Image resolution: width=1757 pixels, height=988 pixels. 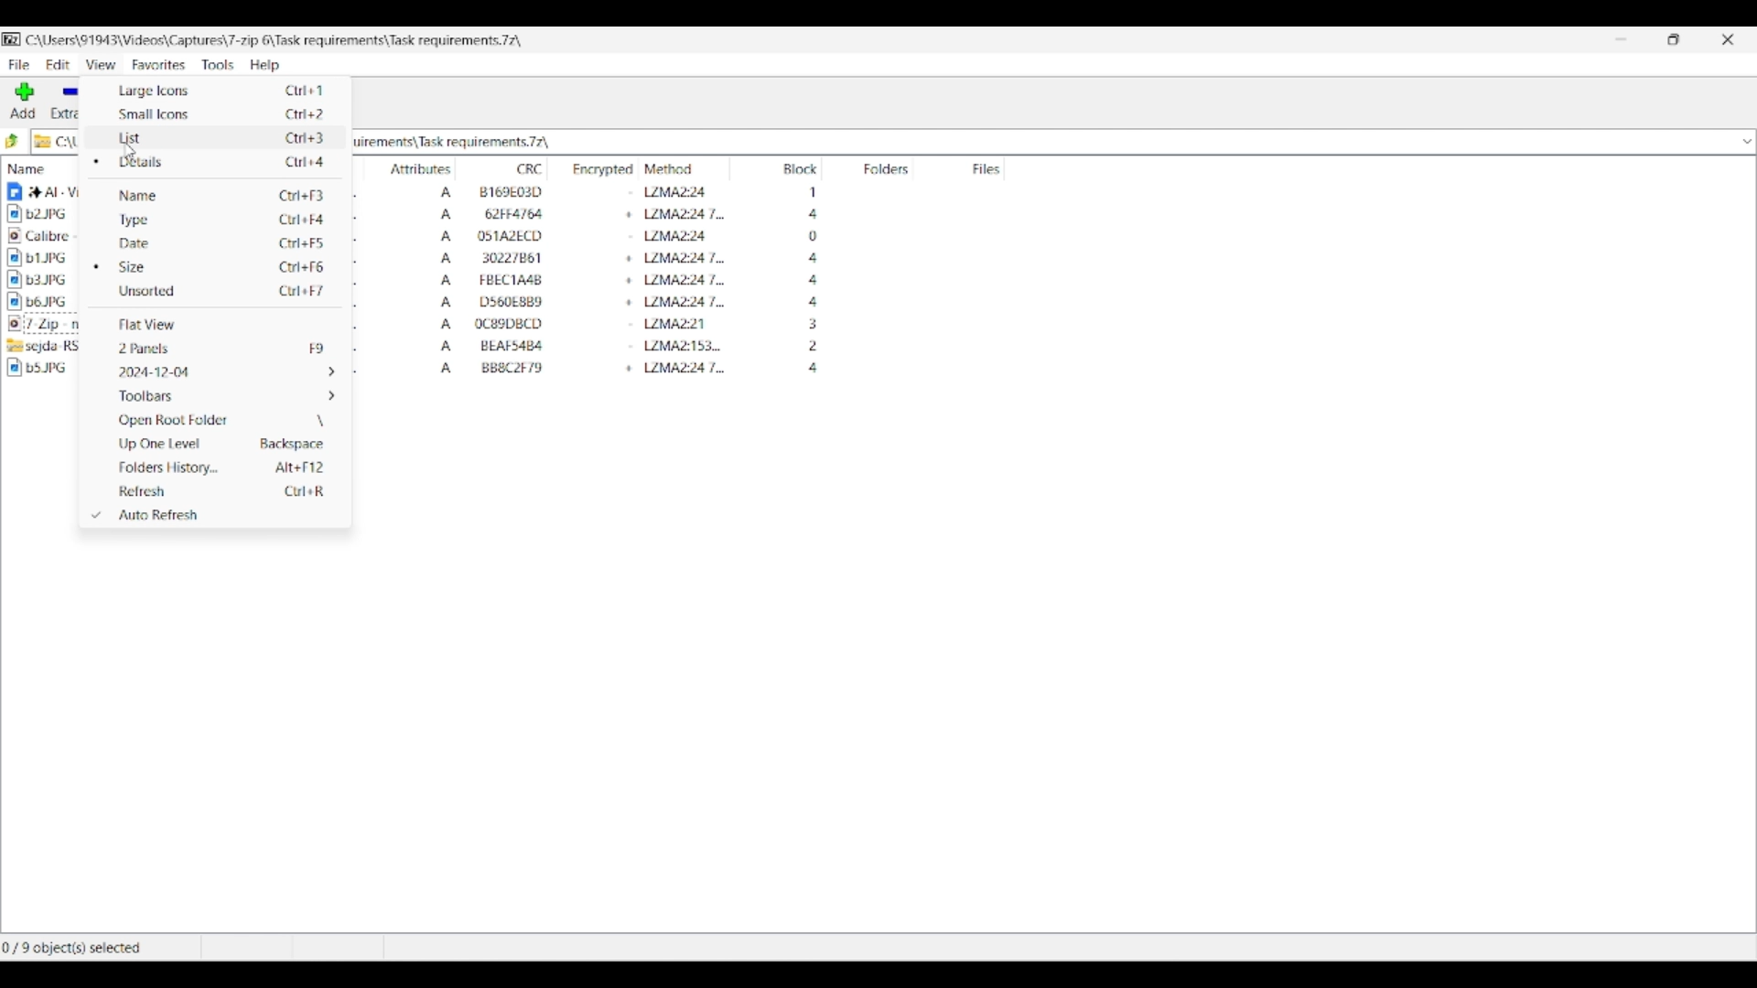 I want to click on List, so click(x=210, y=137).